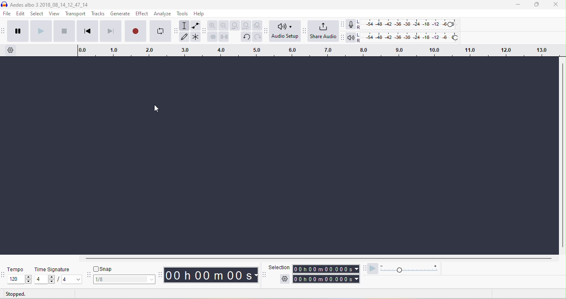  What do you see at coordinates (4, 31) in the screenshot?
I see `audacity transport toolbar` at bounding box center [4, 31].